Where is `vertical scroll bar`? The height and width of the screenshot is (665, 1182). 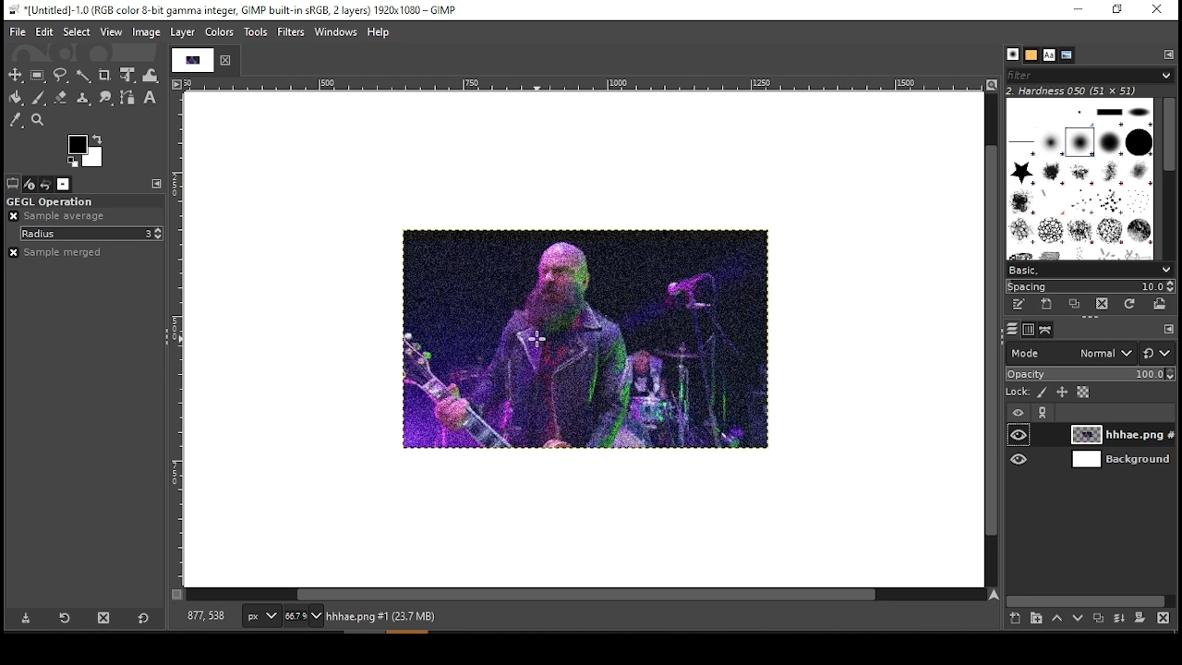 vertical scroll bar is located at coordinates (993, 341).